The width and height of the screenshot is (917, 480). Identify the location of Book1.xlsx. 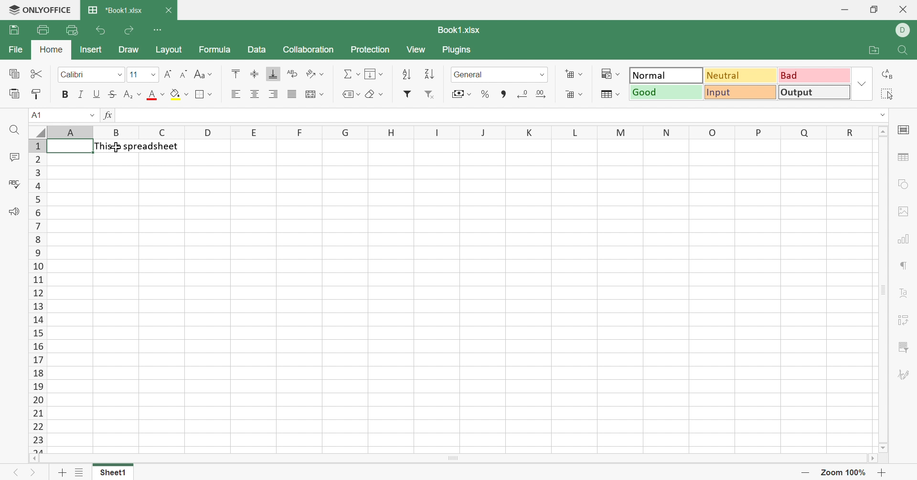
(458, 30).